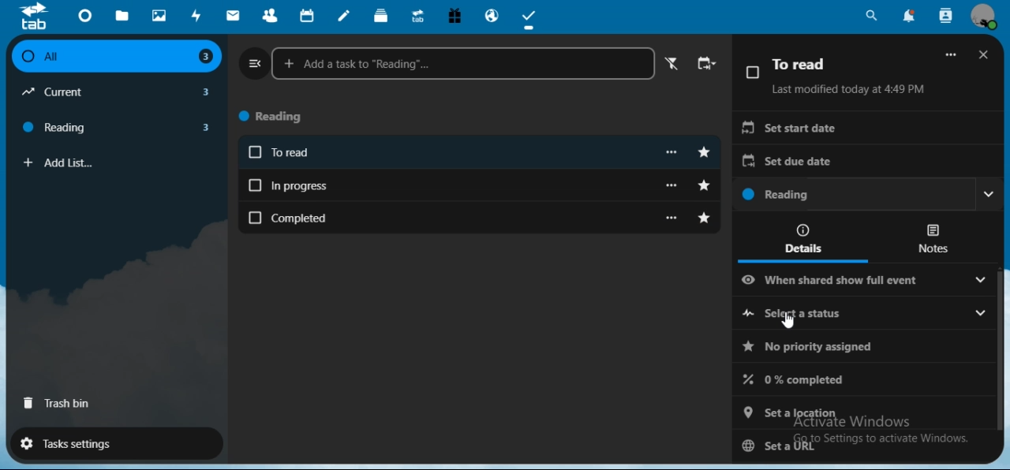 This screenshot has height=470, width=1010. I want to click on when shared show full event, so click(840, 280).